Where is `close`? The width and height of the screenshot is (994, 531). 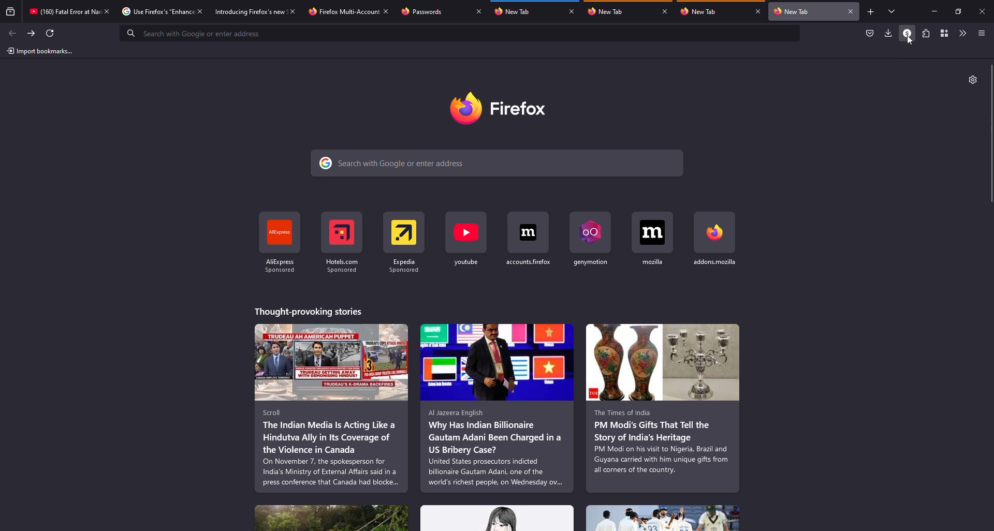 close is located at coordinates (293, 11).